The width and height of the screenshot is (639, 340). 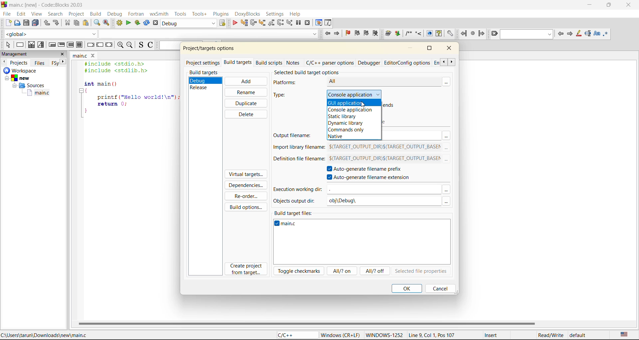 What do you see at coordinates (28, 85) in the screenshot?
I see `Sources` at bounding box center [28, 85].